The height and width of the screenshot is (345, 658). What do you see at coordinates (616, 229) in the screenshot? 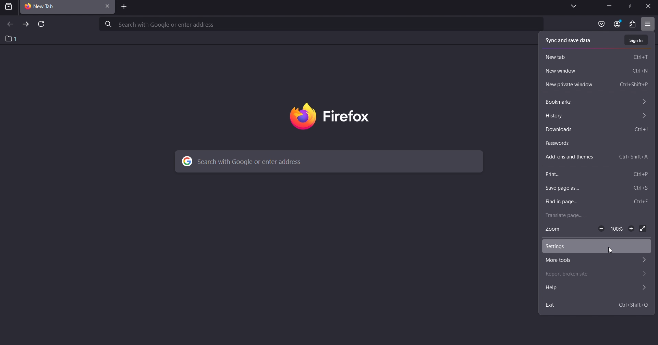
I see `100%` at bounding box center [616, 229].